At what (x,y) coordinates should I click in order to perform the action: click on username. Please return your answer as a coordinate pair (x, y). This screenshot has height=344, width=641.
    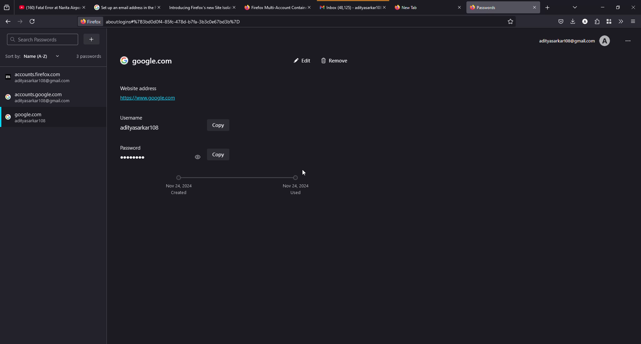
    Looking at the image, I should click on (146, 128).